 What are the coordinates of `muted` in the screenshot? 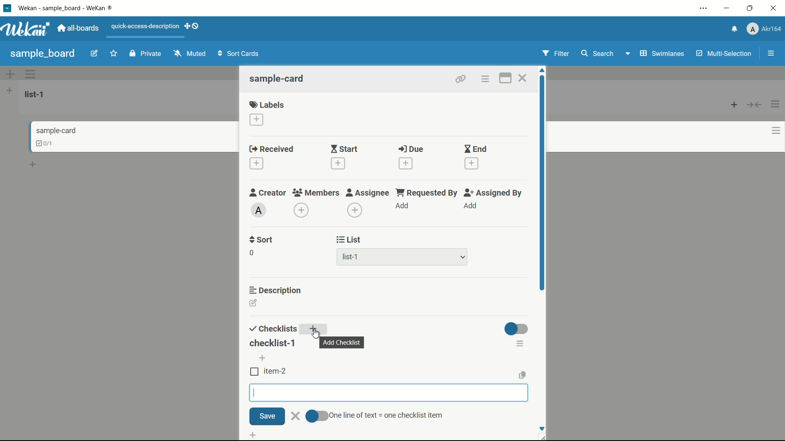 It's located at (188, 54).